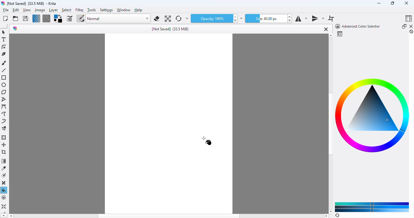 Image resolution: width=414 pixels, height=218 pixels. What do you see at coordinates (4, 39) in the screenshot?
I see `text tool` at bounding box center [4, 39].